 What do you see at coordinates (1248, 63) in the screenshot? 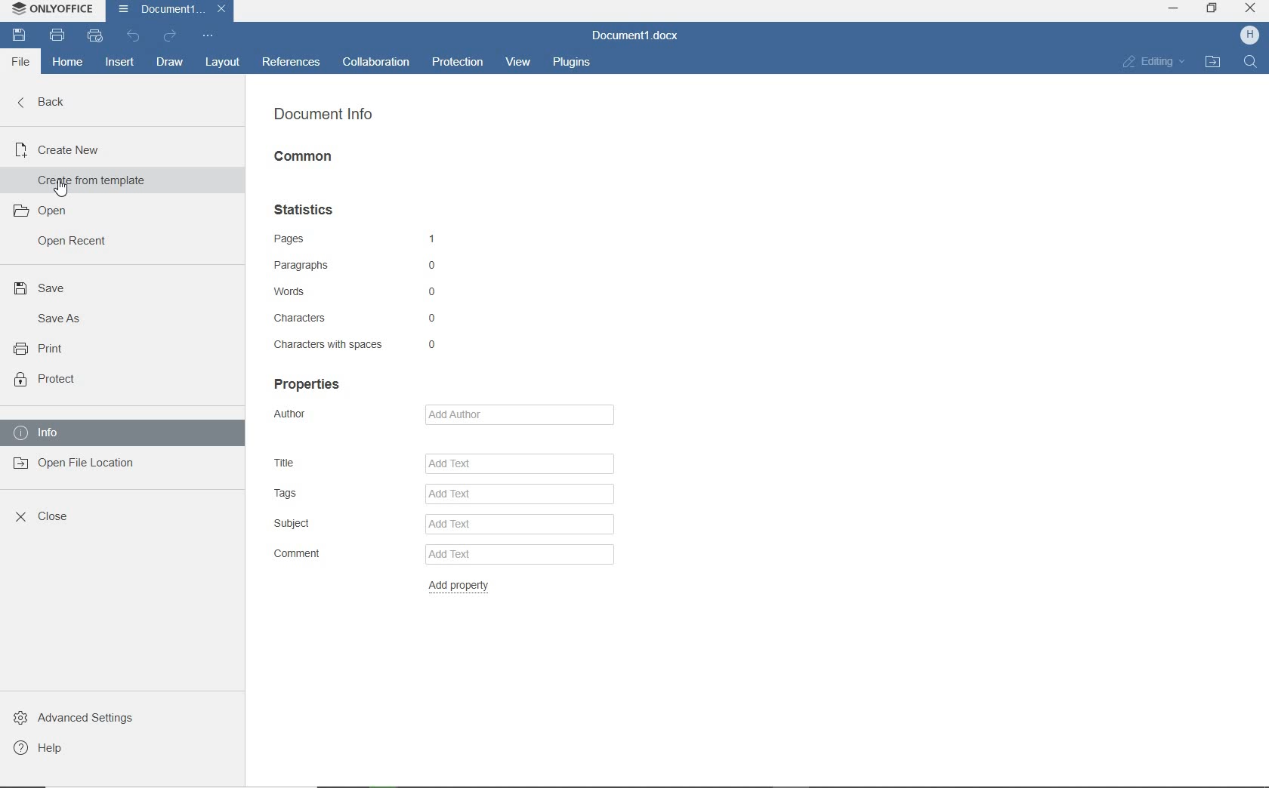
I see `search` at bounding box center [1248, 63].